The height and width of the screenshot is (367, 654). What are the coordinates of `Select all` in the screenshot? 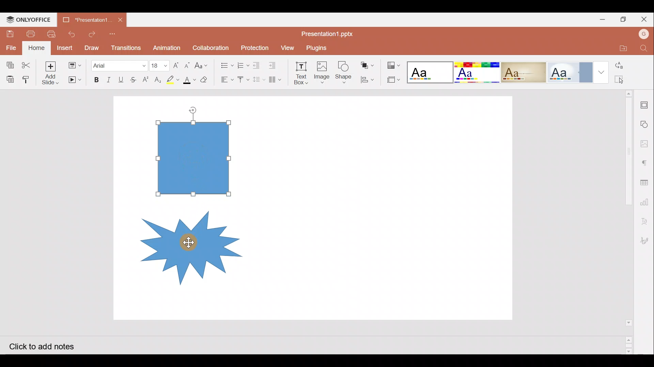 It's located at (624, 81).